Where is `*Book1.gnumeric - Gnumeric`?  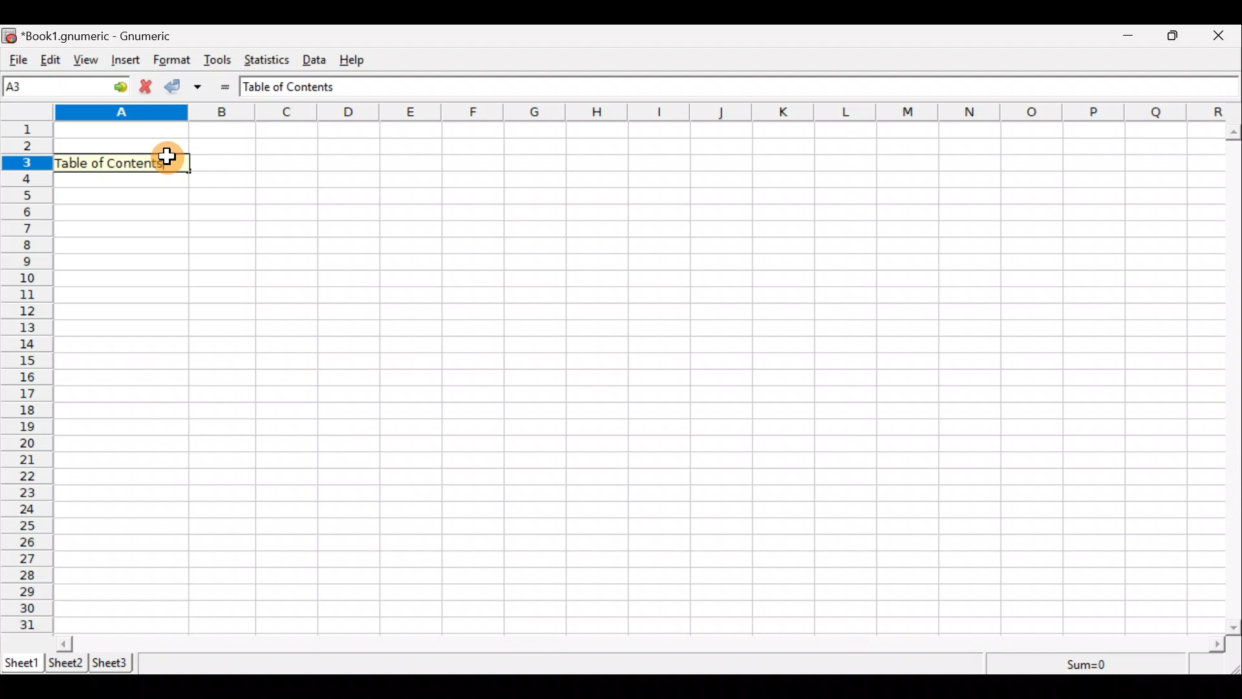 *Book1.gnumeric - Gnumeric is located at coordinates (101, 37).